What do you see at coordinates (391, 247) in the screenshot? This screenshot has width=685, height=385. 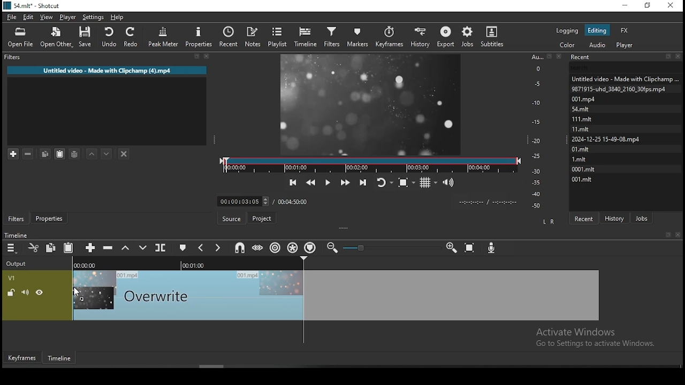 I see `zoom in or zoom out bar` at bounding box center [391, 247].